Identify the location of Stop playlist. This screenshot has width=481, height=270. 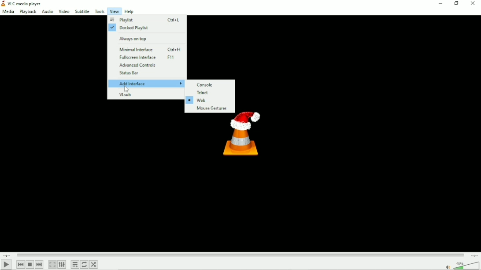
(30, 265).